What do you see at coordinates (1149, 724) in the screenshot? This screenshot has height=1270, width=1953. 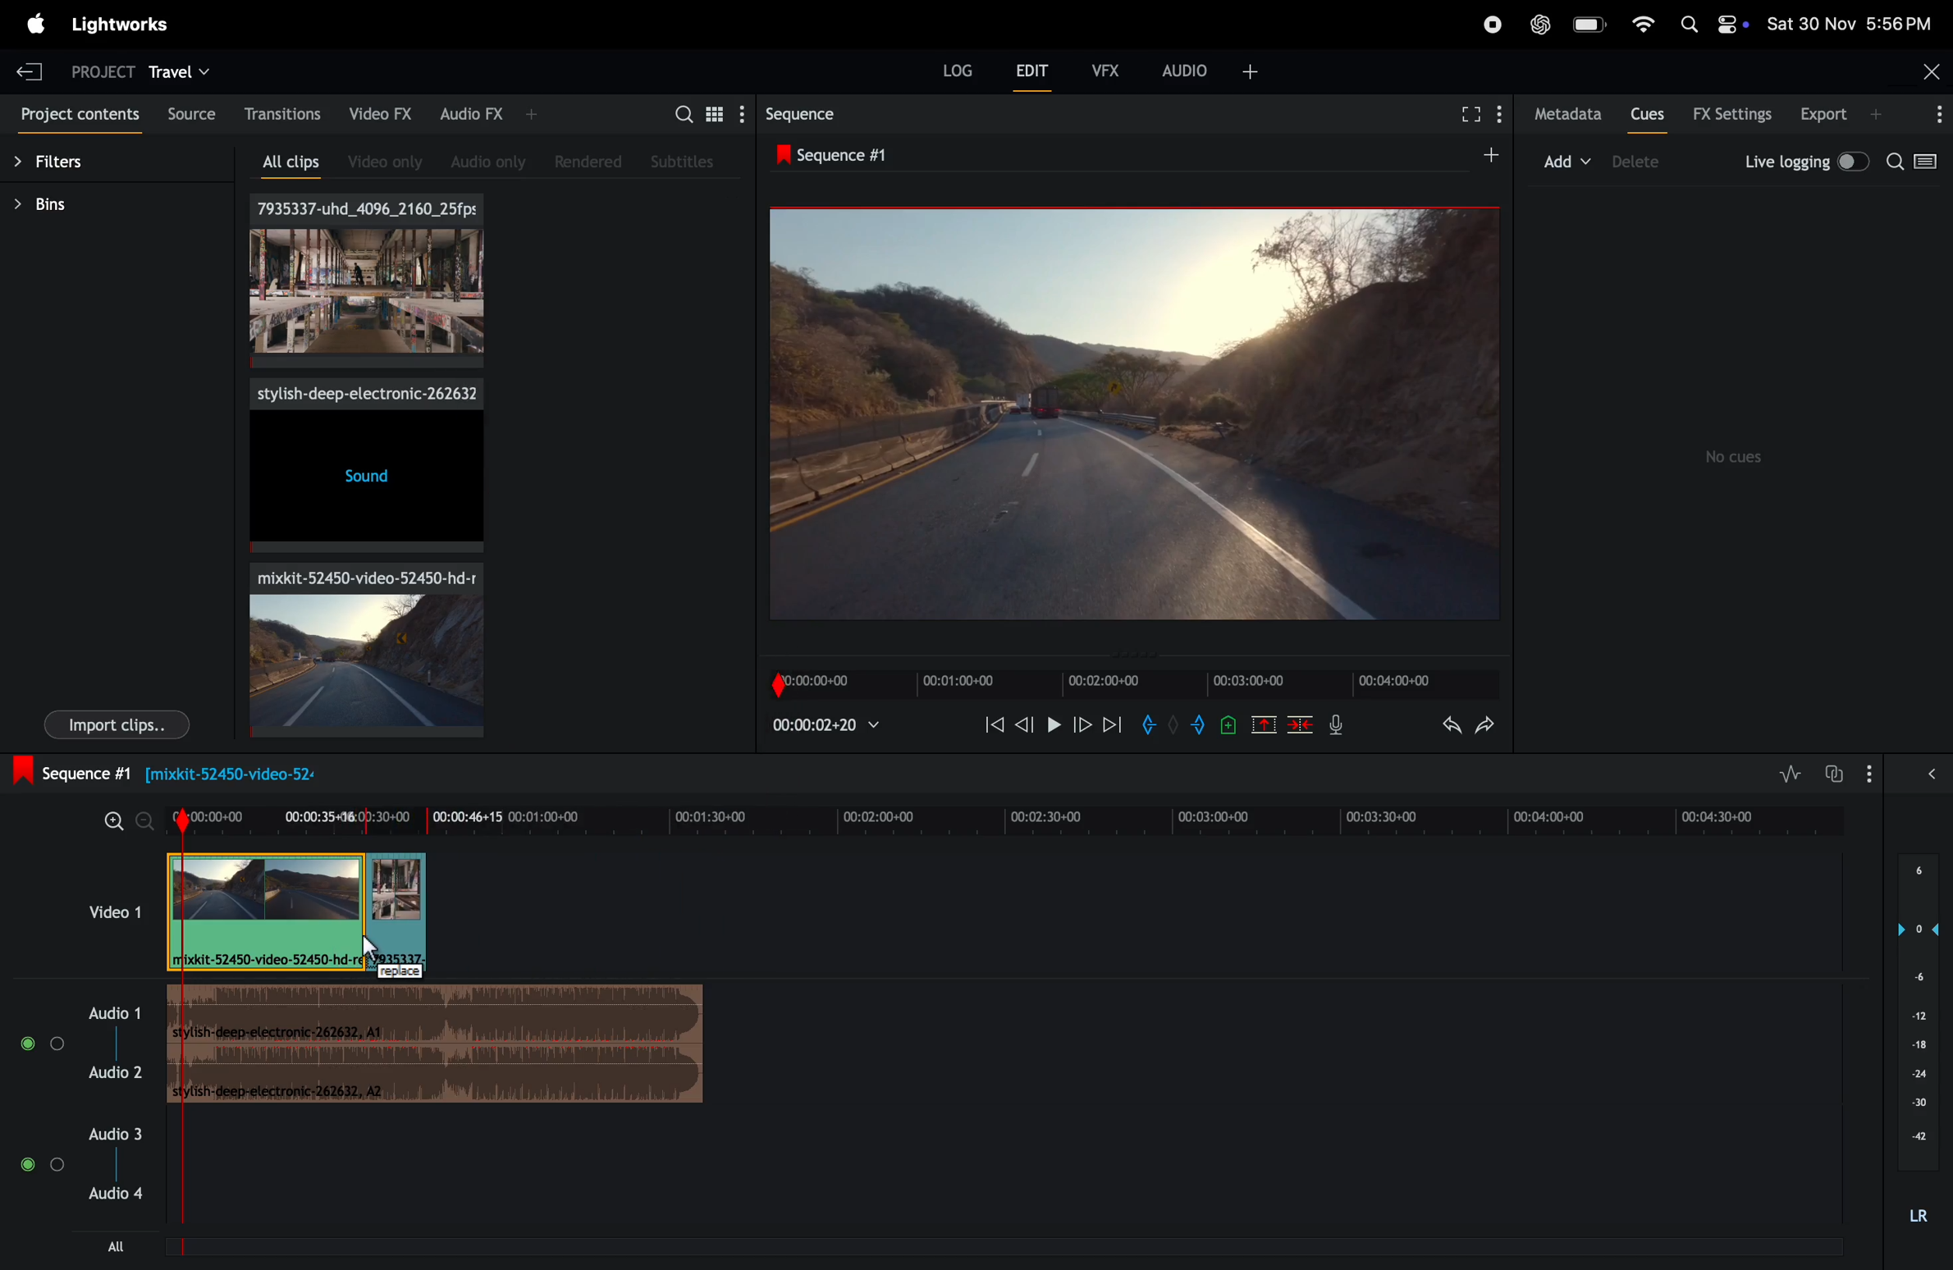 I see `add in` at bounding box center [1149, 724].